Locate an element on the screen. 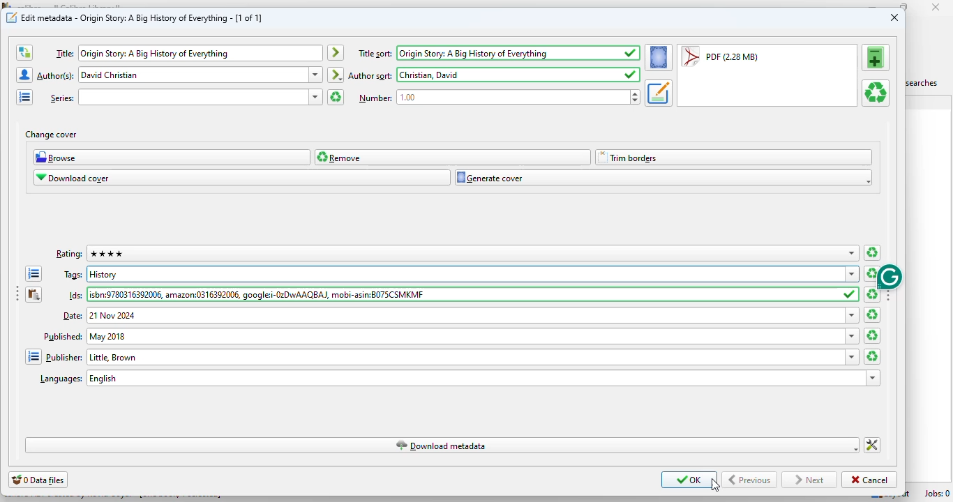 Image resolution: width=953 pixels, height=502 pixels. text is located at coordinates (61, 379).